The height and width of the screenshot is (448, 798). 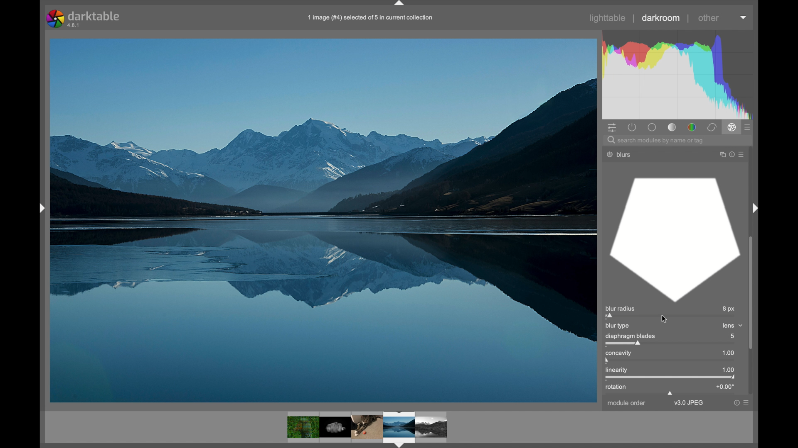 What do you see at coordinates (753, 293) in the screenshot?
I see `scroll box` at bounding box center [753, 293].